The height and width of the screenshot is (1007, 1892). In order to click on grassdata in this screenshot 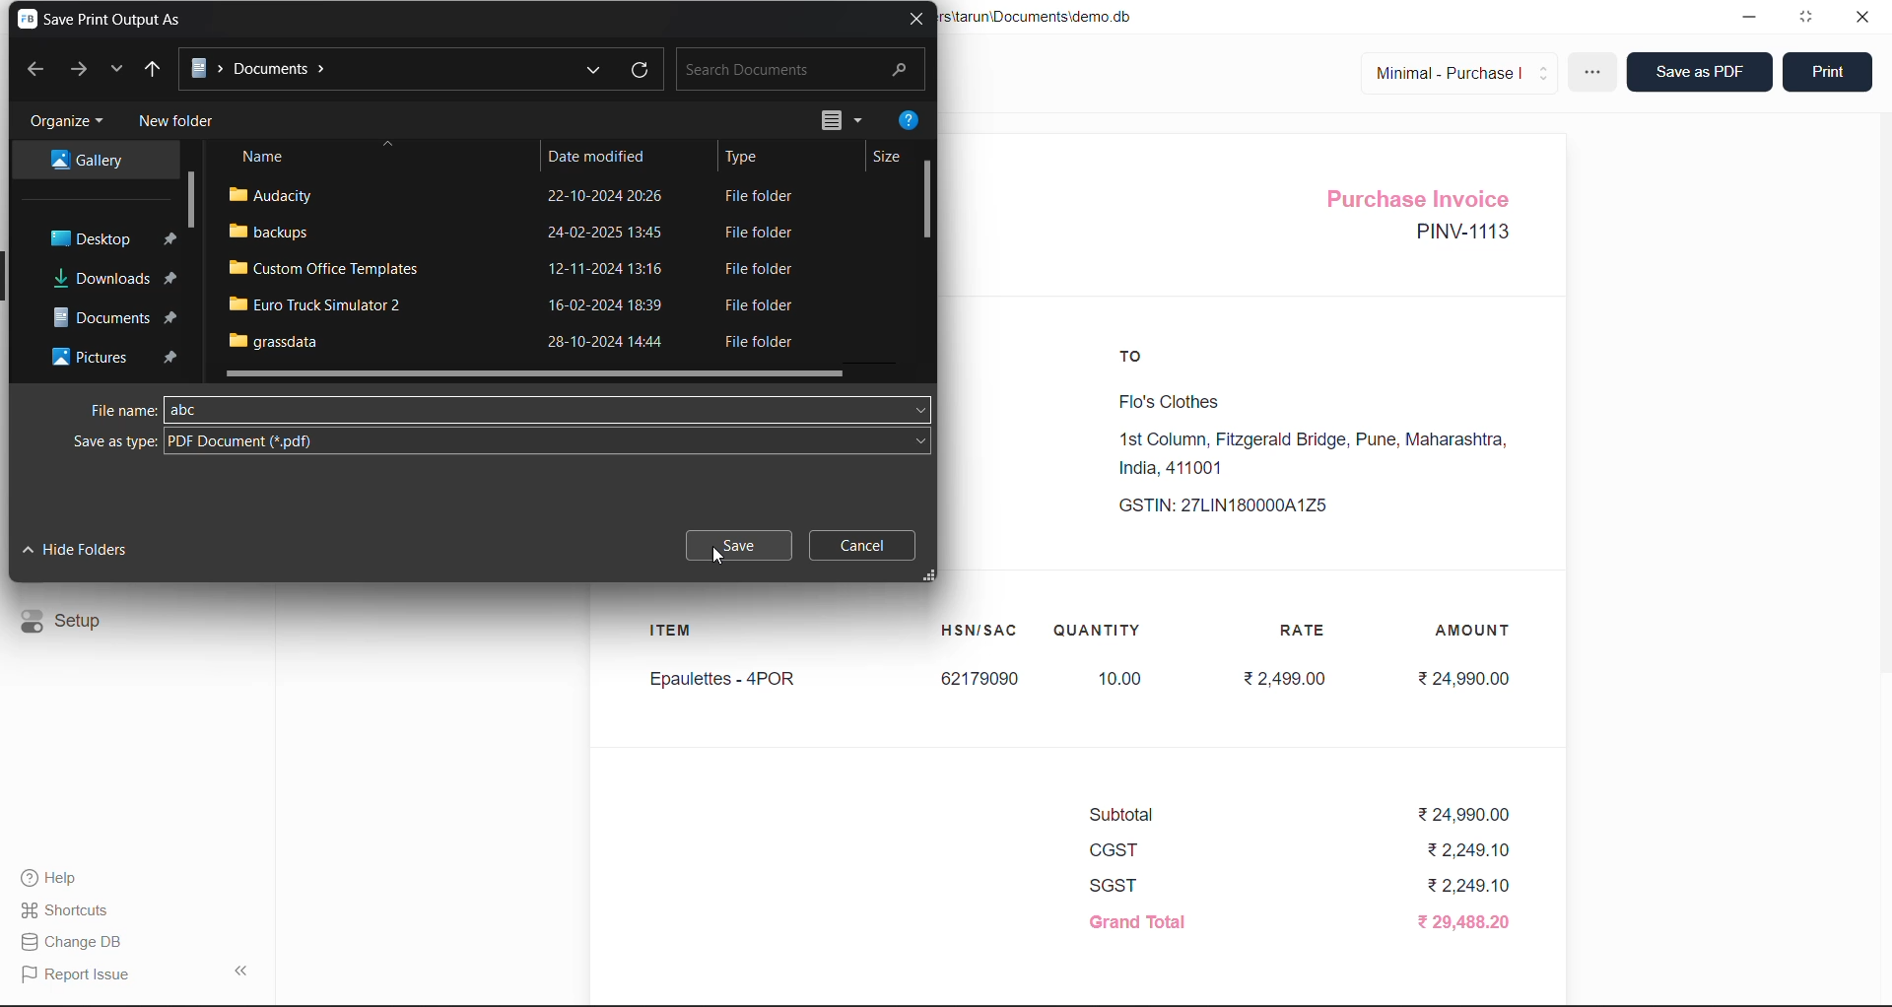, I will do `click(276, 345)`.